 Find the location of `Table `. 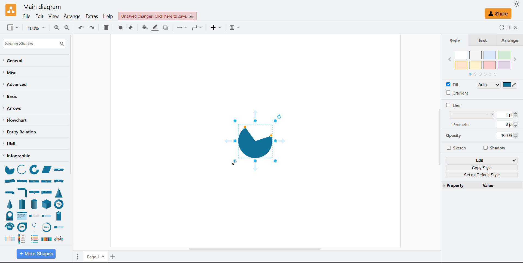

Table  is located at coordinates (236, 27).